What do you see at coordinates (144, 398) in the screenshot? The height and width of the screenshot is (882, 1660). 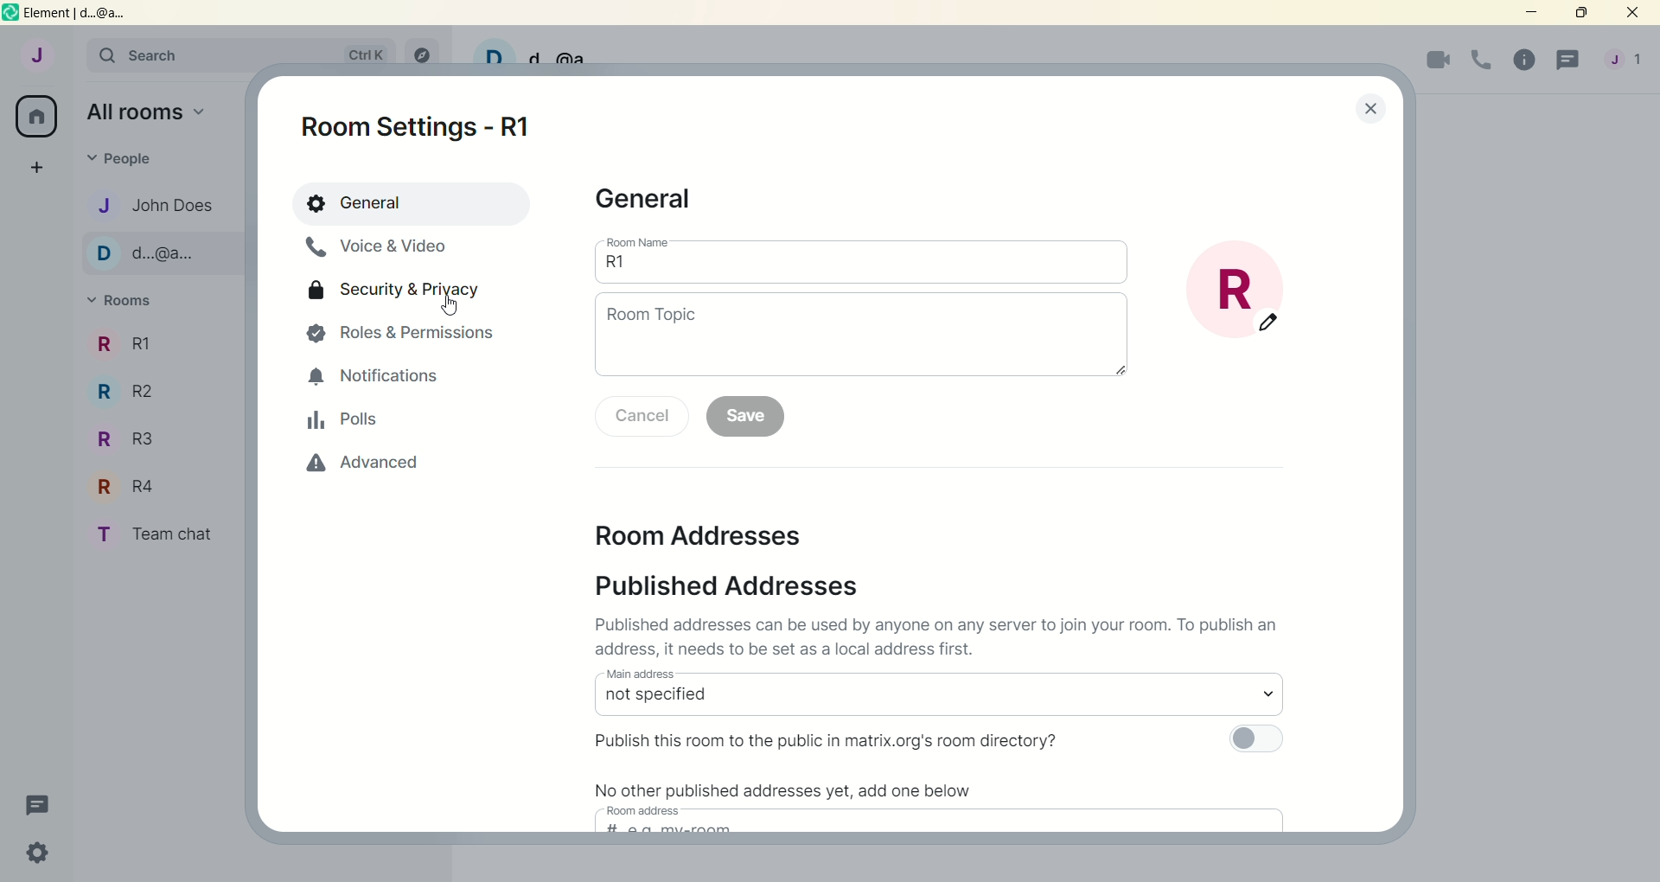 I see `R R2` at bounding box center [144, 398].